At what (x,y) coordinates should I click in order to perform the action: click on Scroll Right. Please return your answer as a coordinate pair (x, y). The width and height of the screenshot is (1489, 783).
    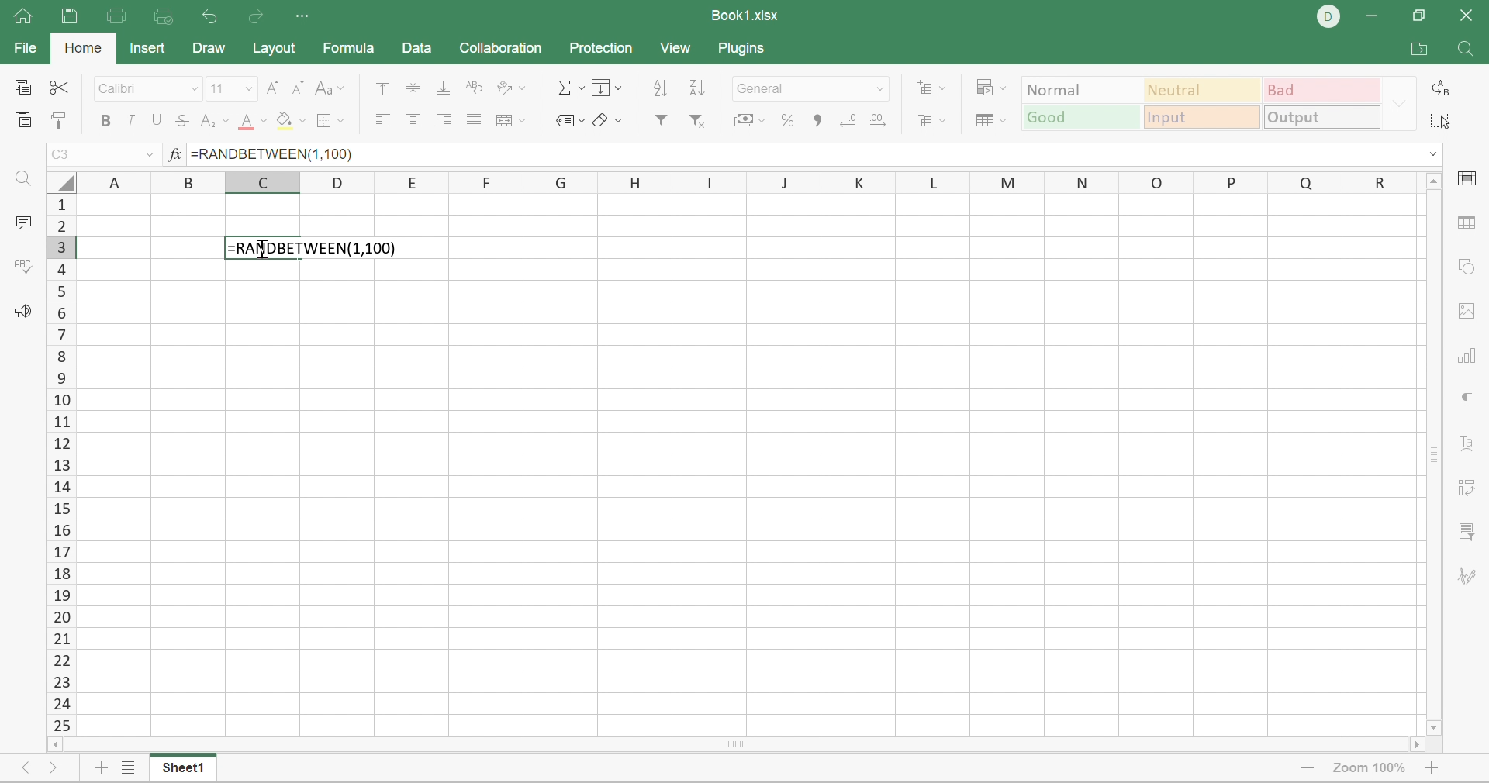
    Looking at the image, I should click on (1415, 745).